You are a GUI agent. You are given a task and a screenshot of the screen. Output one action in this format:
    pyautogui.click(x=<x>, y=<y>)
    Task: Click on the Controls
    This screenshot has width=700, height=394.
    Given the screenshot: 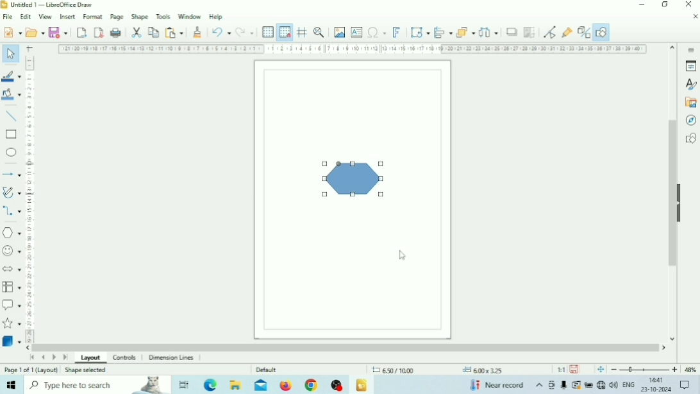 What is the action you would take?
    pyautogui.click(x=126, y=358)
    